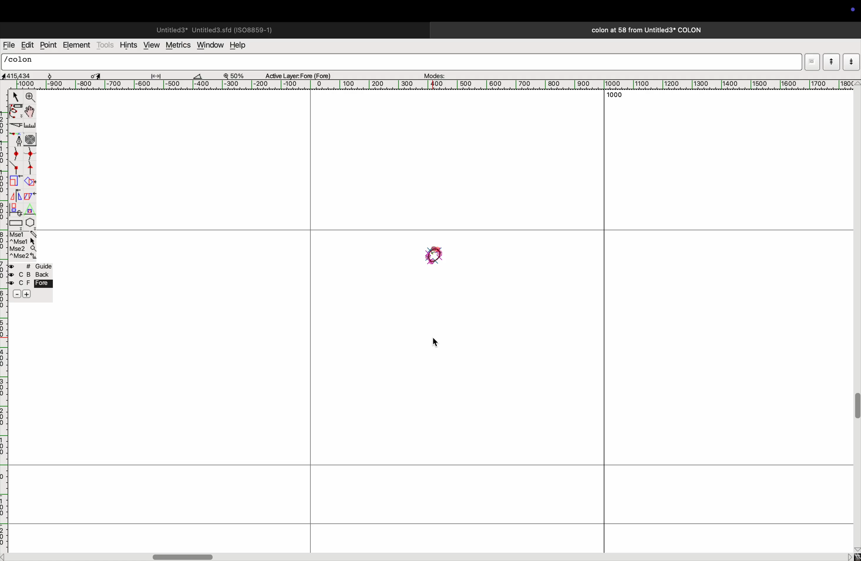 This screenshot has width=861, height=561. Describe the element at coordinates (209, 46) in the screenshot. I see `window` at that location.